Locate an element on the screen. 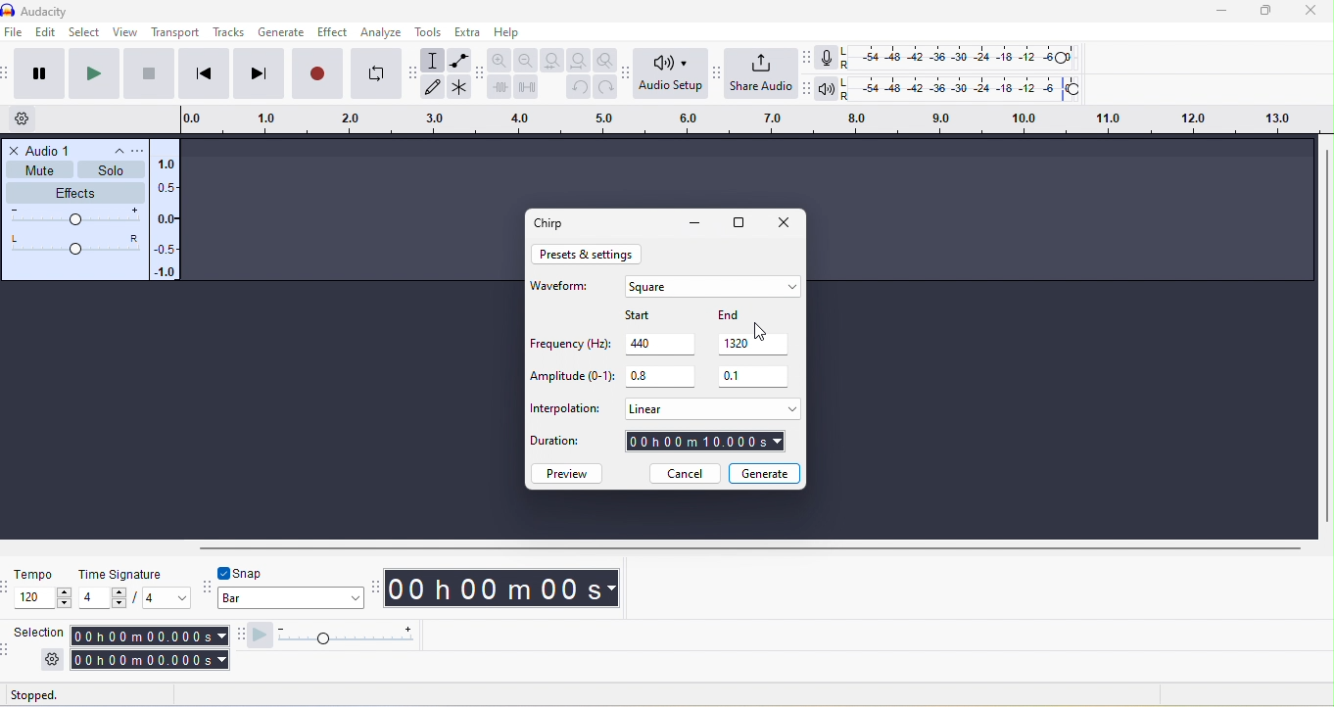  timeline option is located at coordinates (30, 118).